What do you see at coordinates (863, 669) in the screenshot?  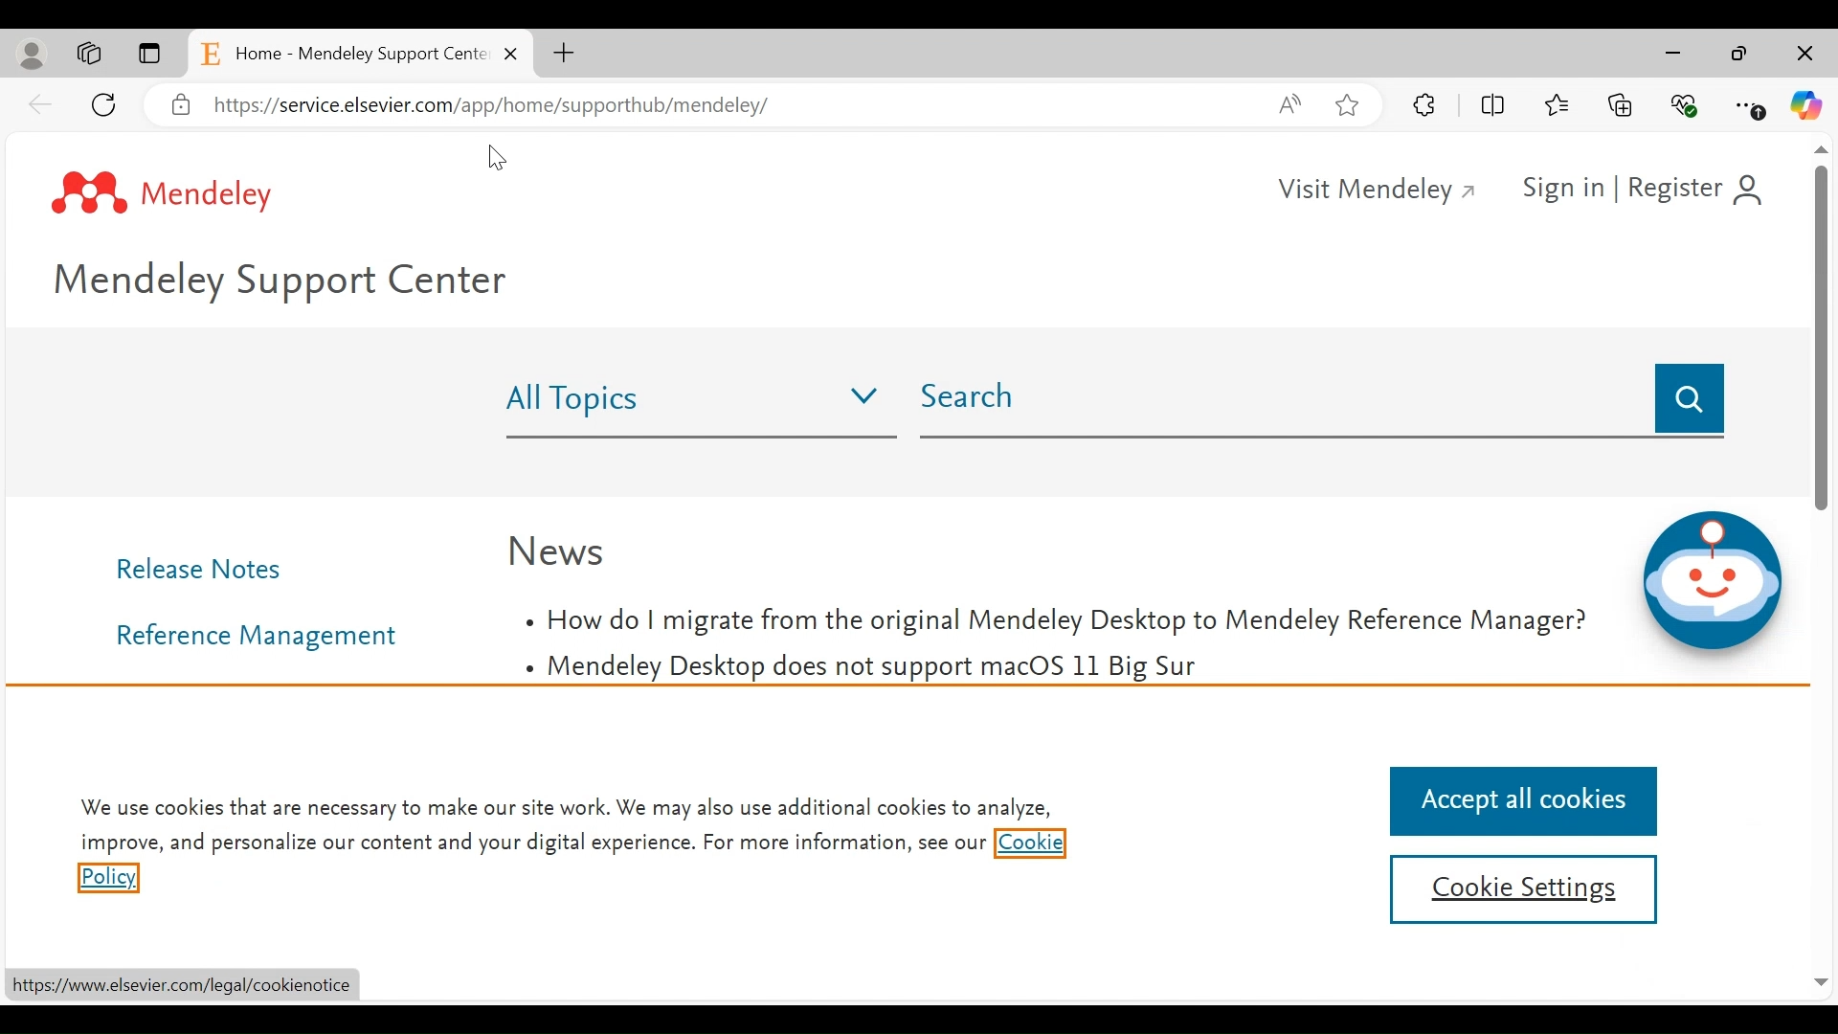 I see `Mendeley Desktop does not support macOS 11 Big Sur` at bounding box center [863, 669].